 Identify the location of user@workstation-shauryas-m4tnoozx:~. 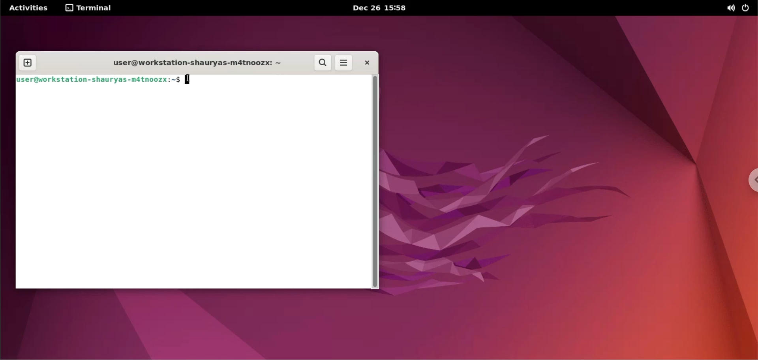
(191, 63).